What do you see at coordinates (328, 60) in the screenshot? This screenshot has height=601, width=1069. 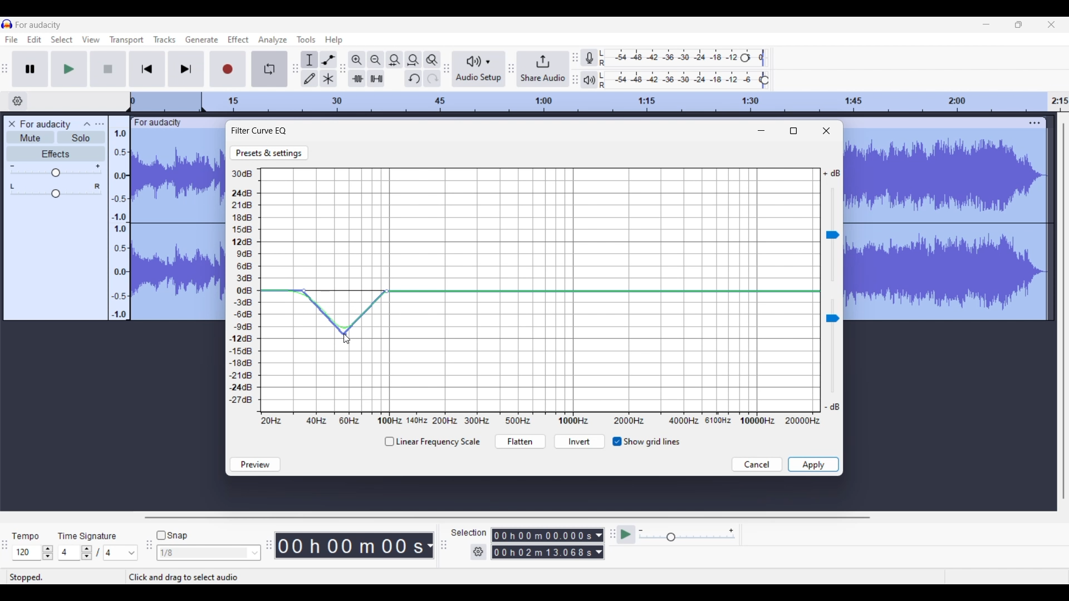 I see `Envelop tool` at bounding box center [328, 60].